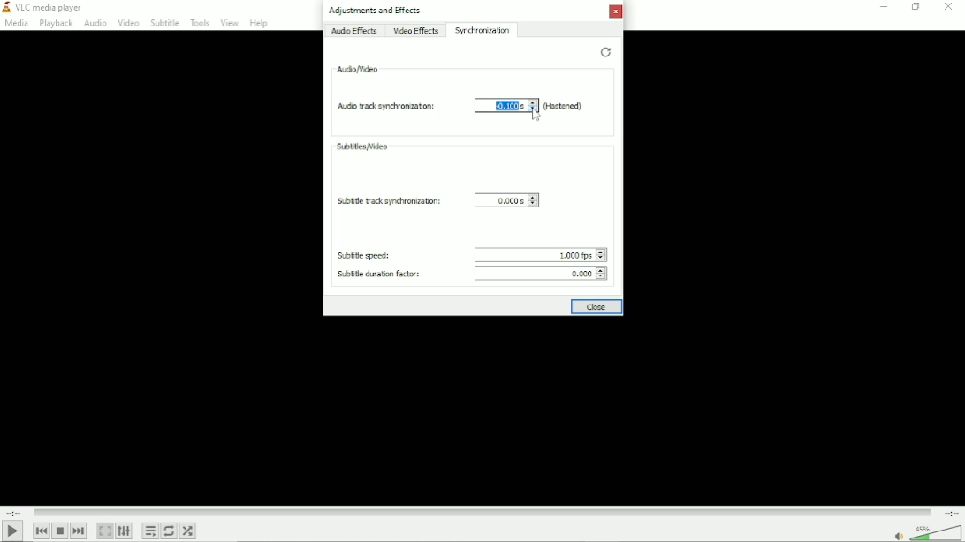 The width and height of the screenshot is (965, 542). Describe the element at coordinates (127, 23) in the screenshot. I see `Video` at that location.